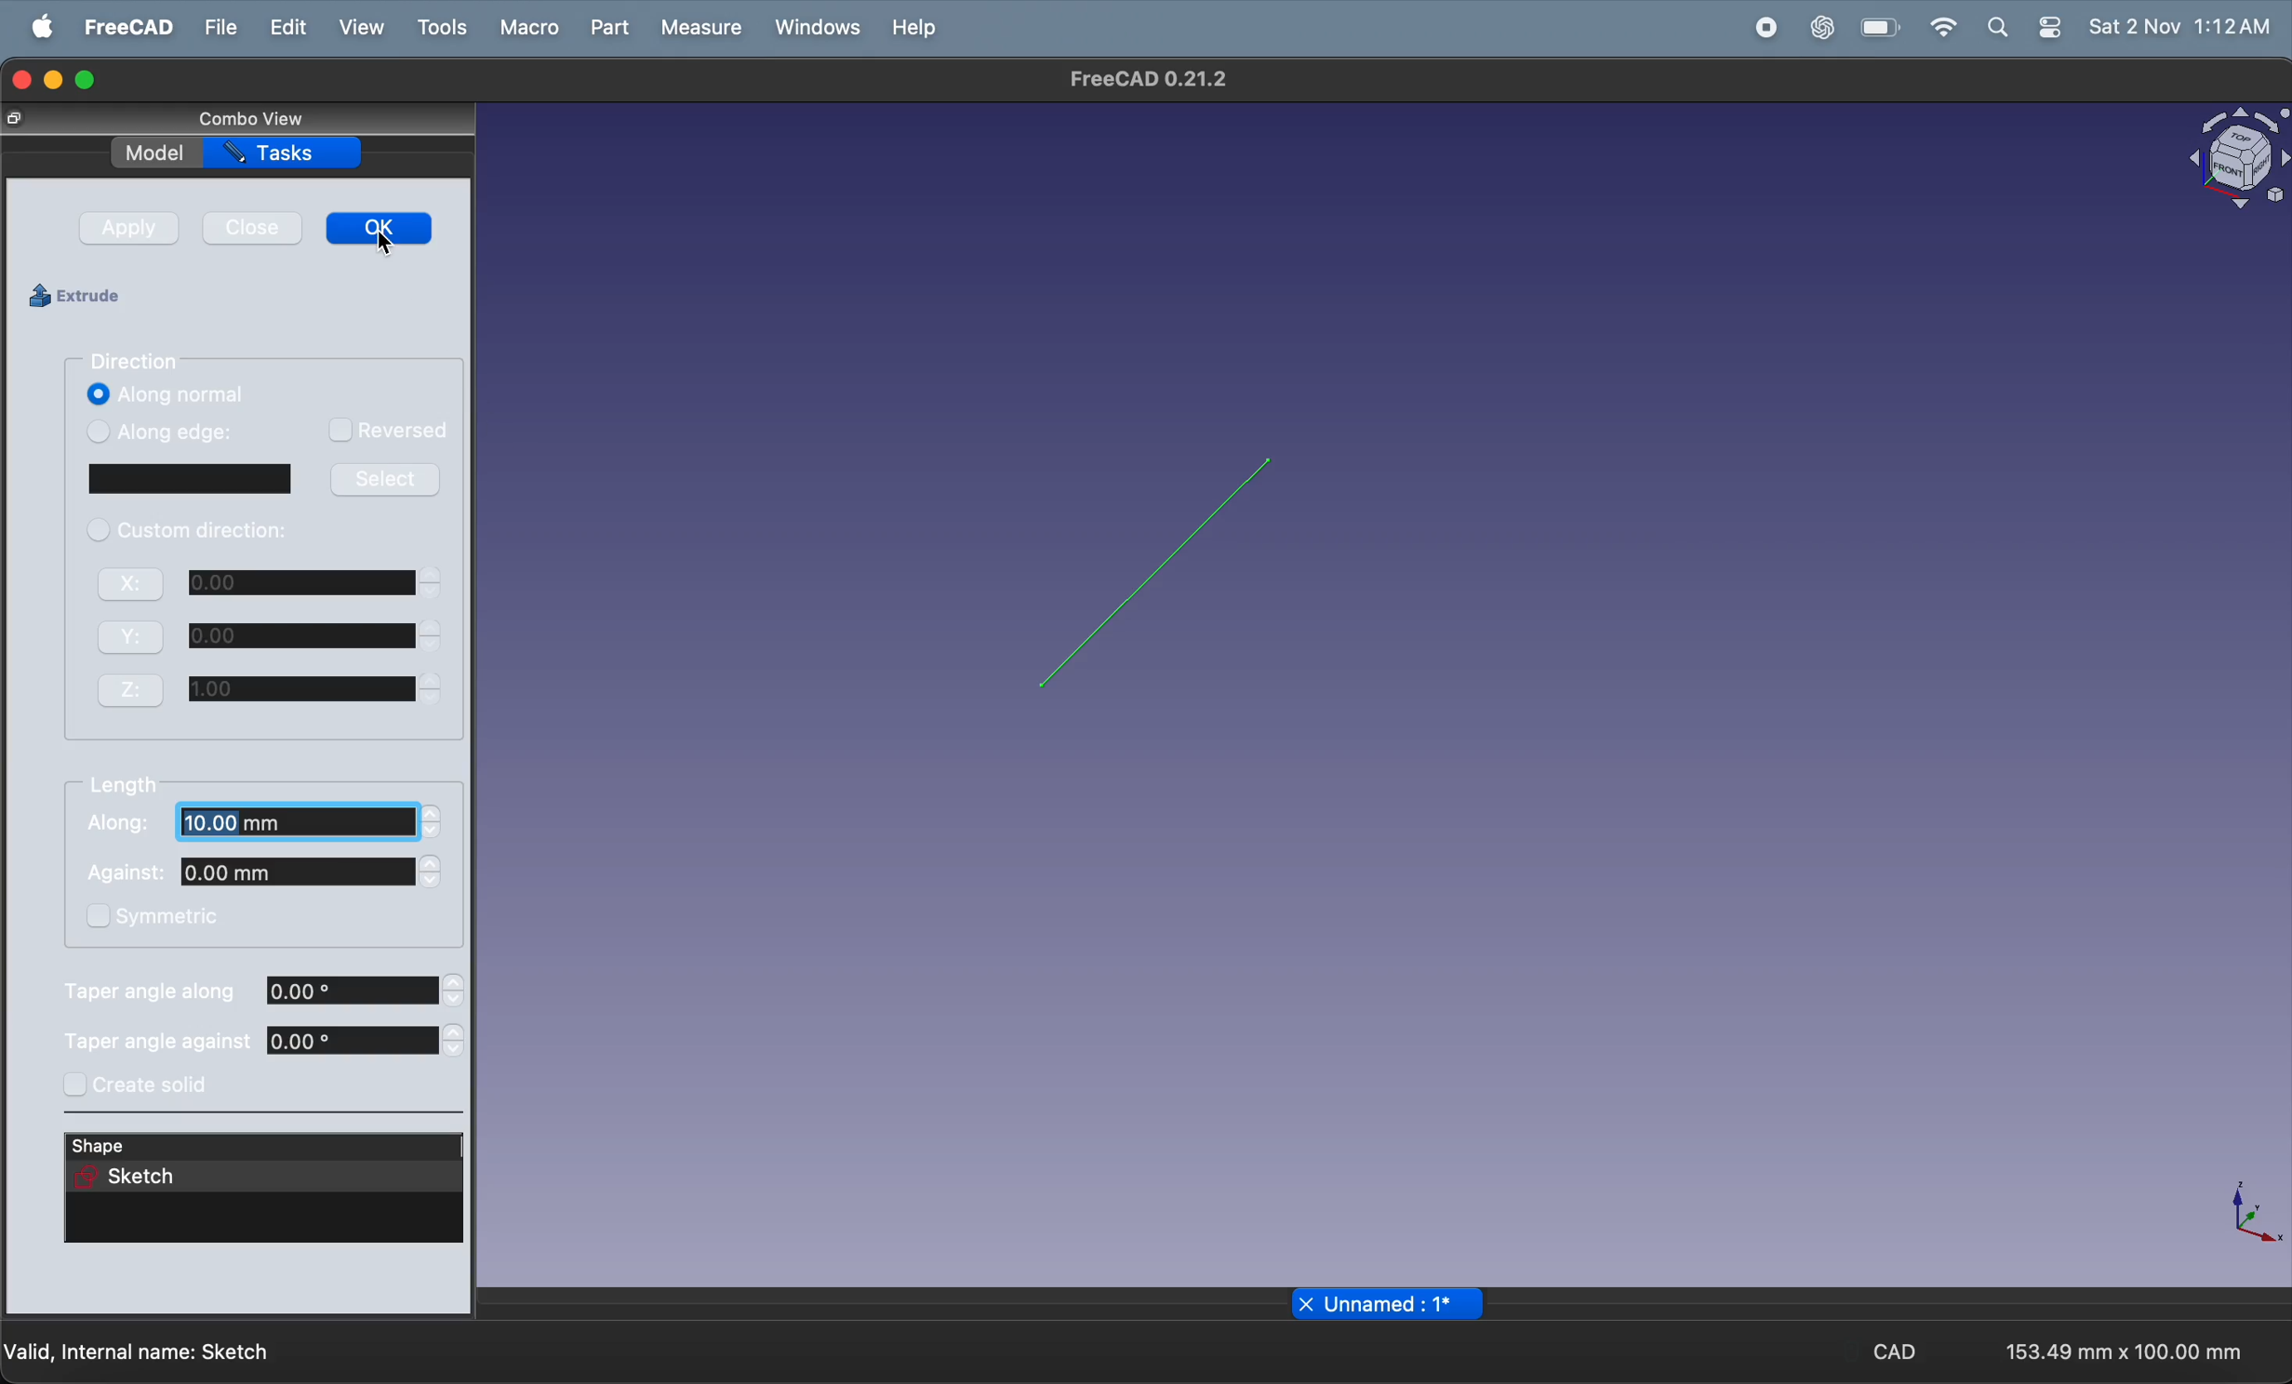 This screenshot has width=2292, height=1384. Describe the element at coordinates (917, 28) in the screenshot. I see `help` at that location.